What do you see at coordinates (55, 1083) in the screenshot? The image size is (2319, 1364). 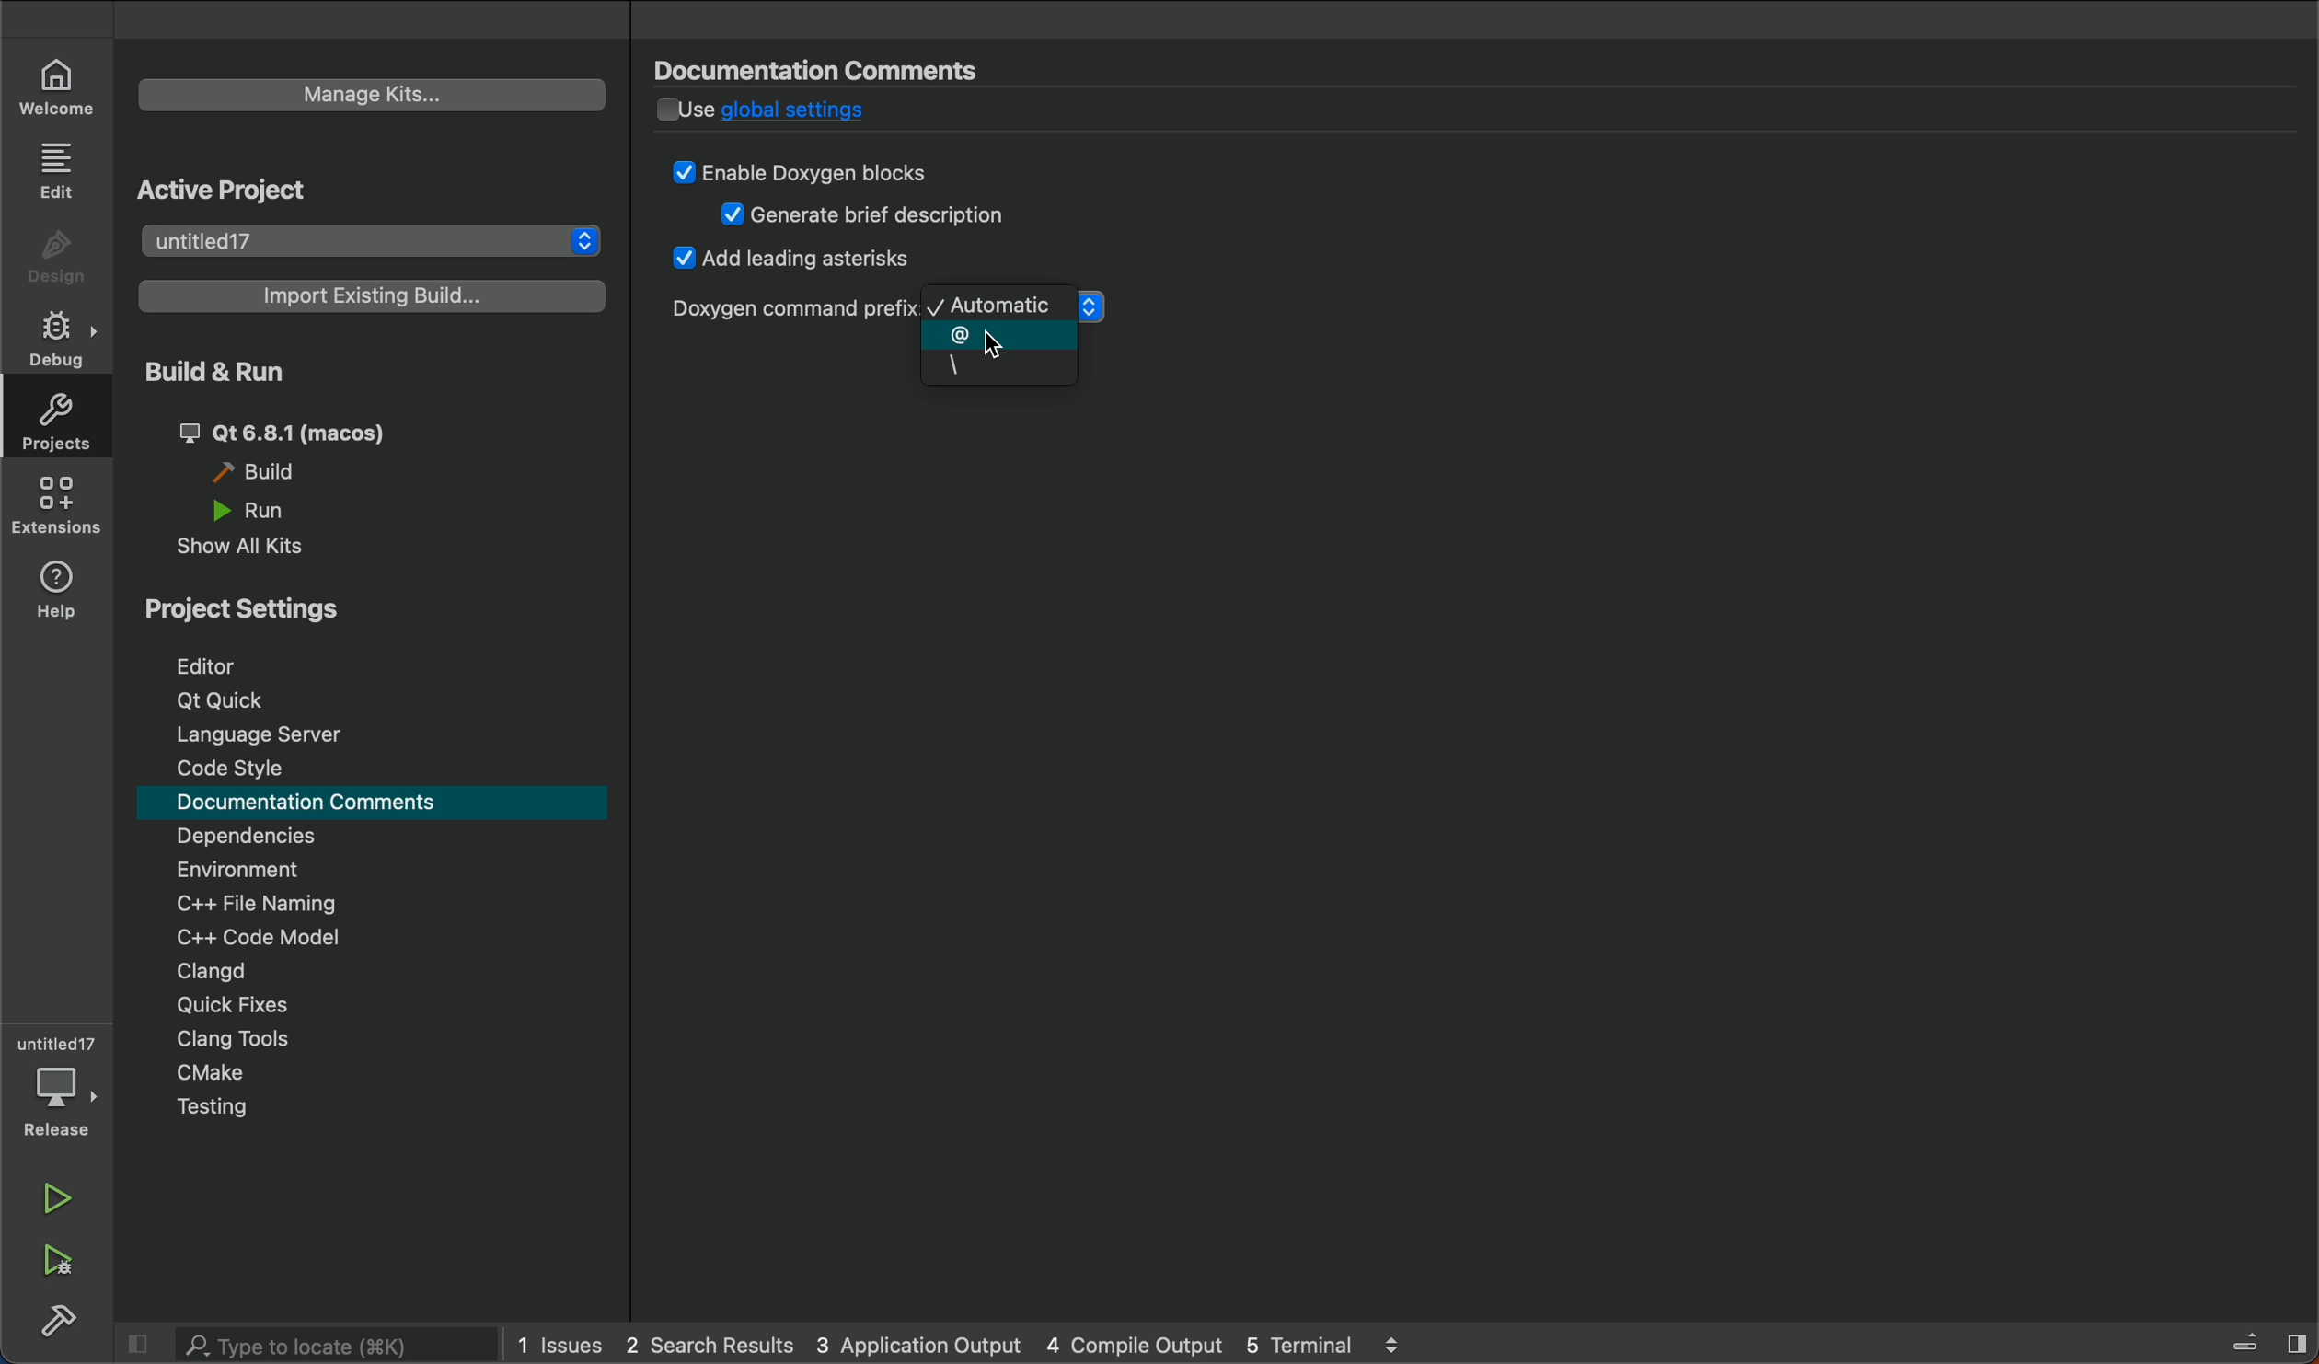 I see `debugger` at bounding box center [55, 1083].